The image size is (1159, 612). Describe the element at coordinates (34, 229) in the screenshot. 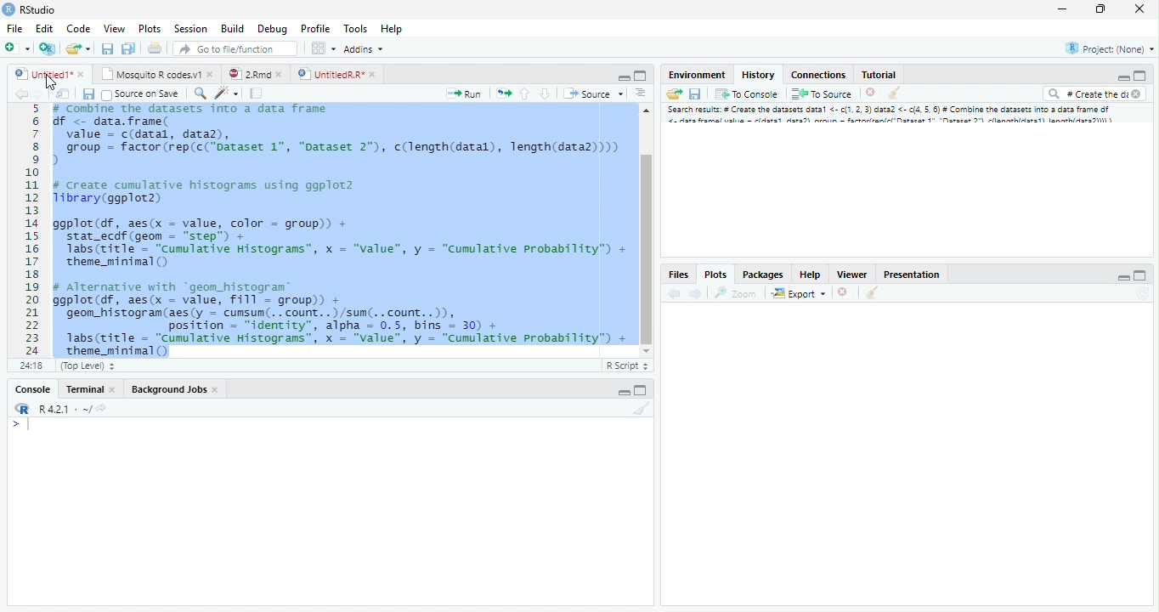

I see `Numbers` at that location.